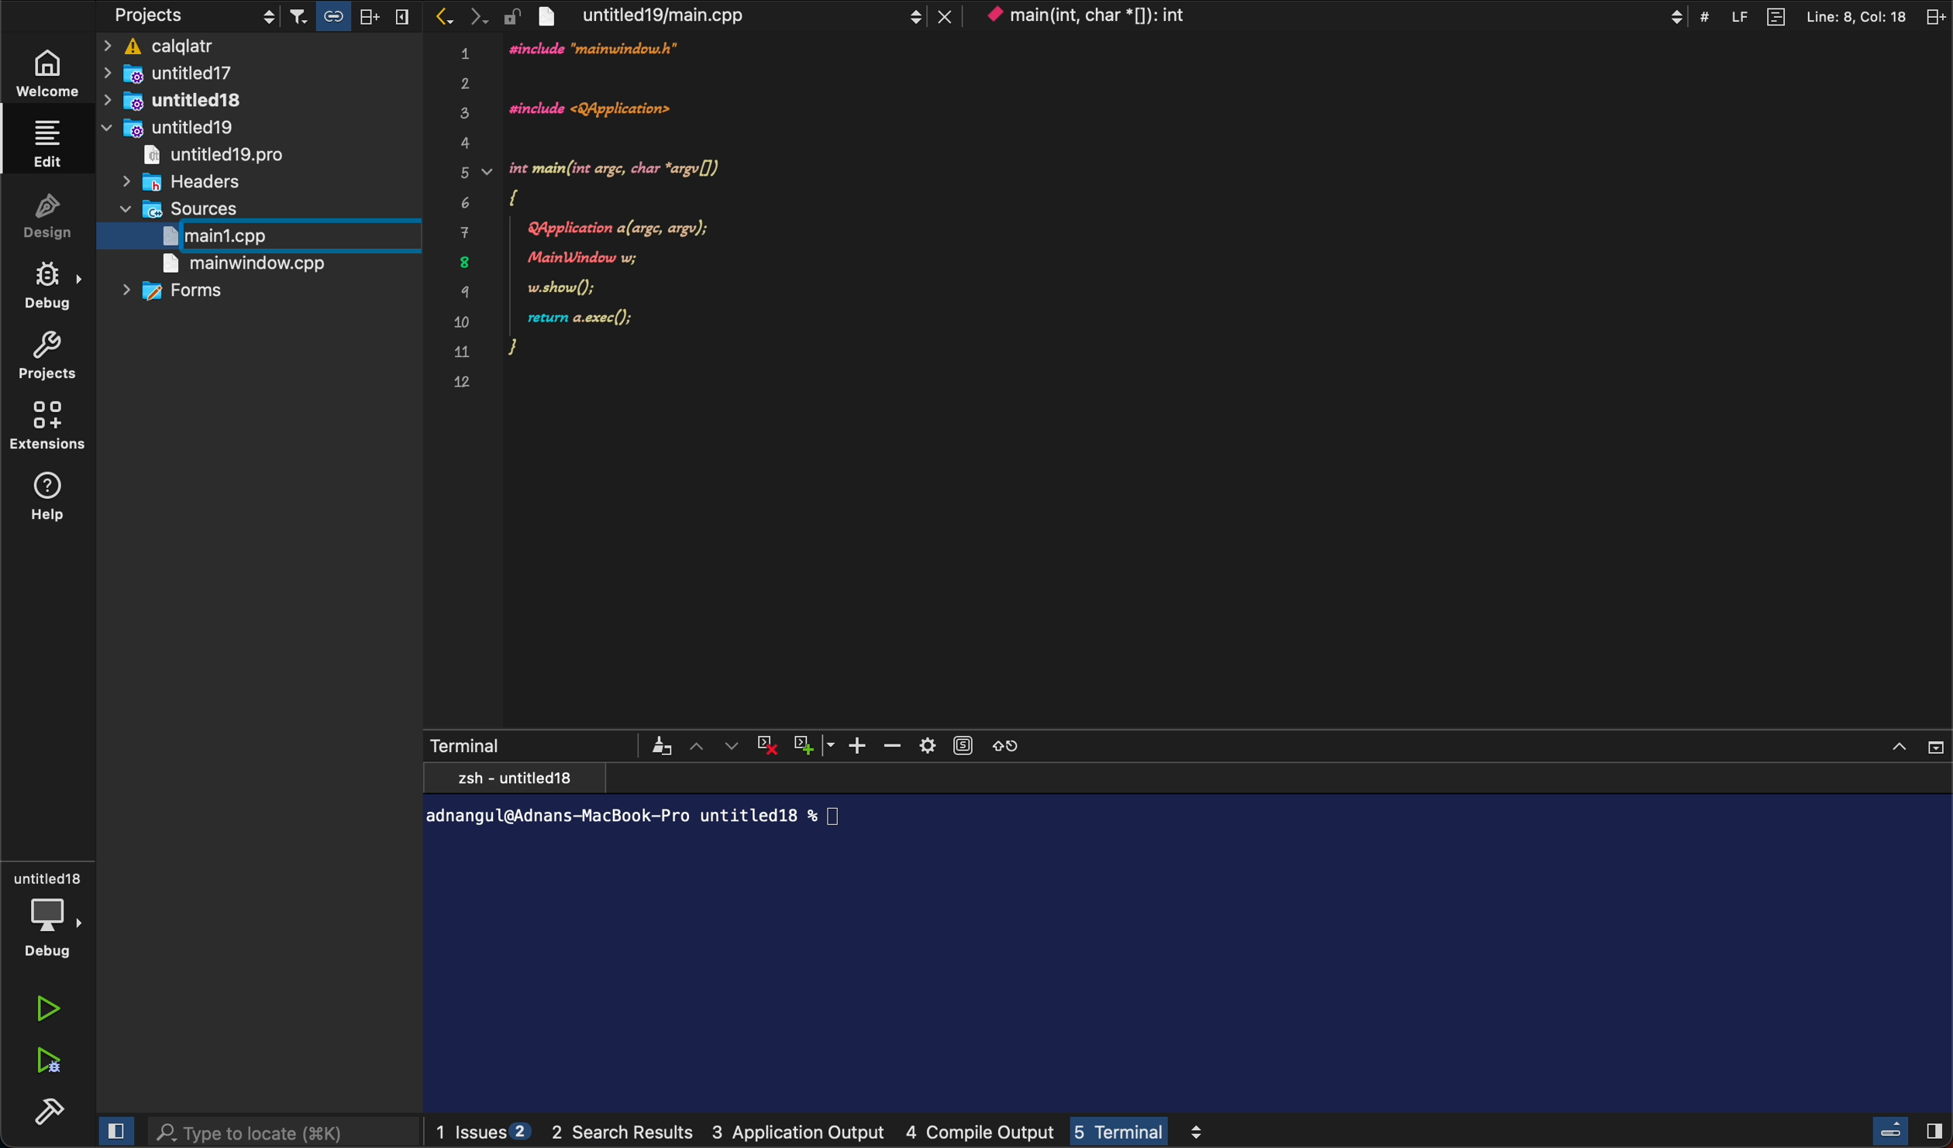 This screenshot has height=1148, width=1953. Describe the element at coordinates (834, 1133) in the screenshot. I see `logs` at that location.